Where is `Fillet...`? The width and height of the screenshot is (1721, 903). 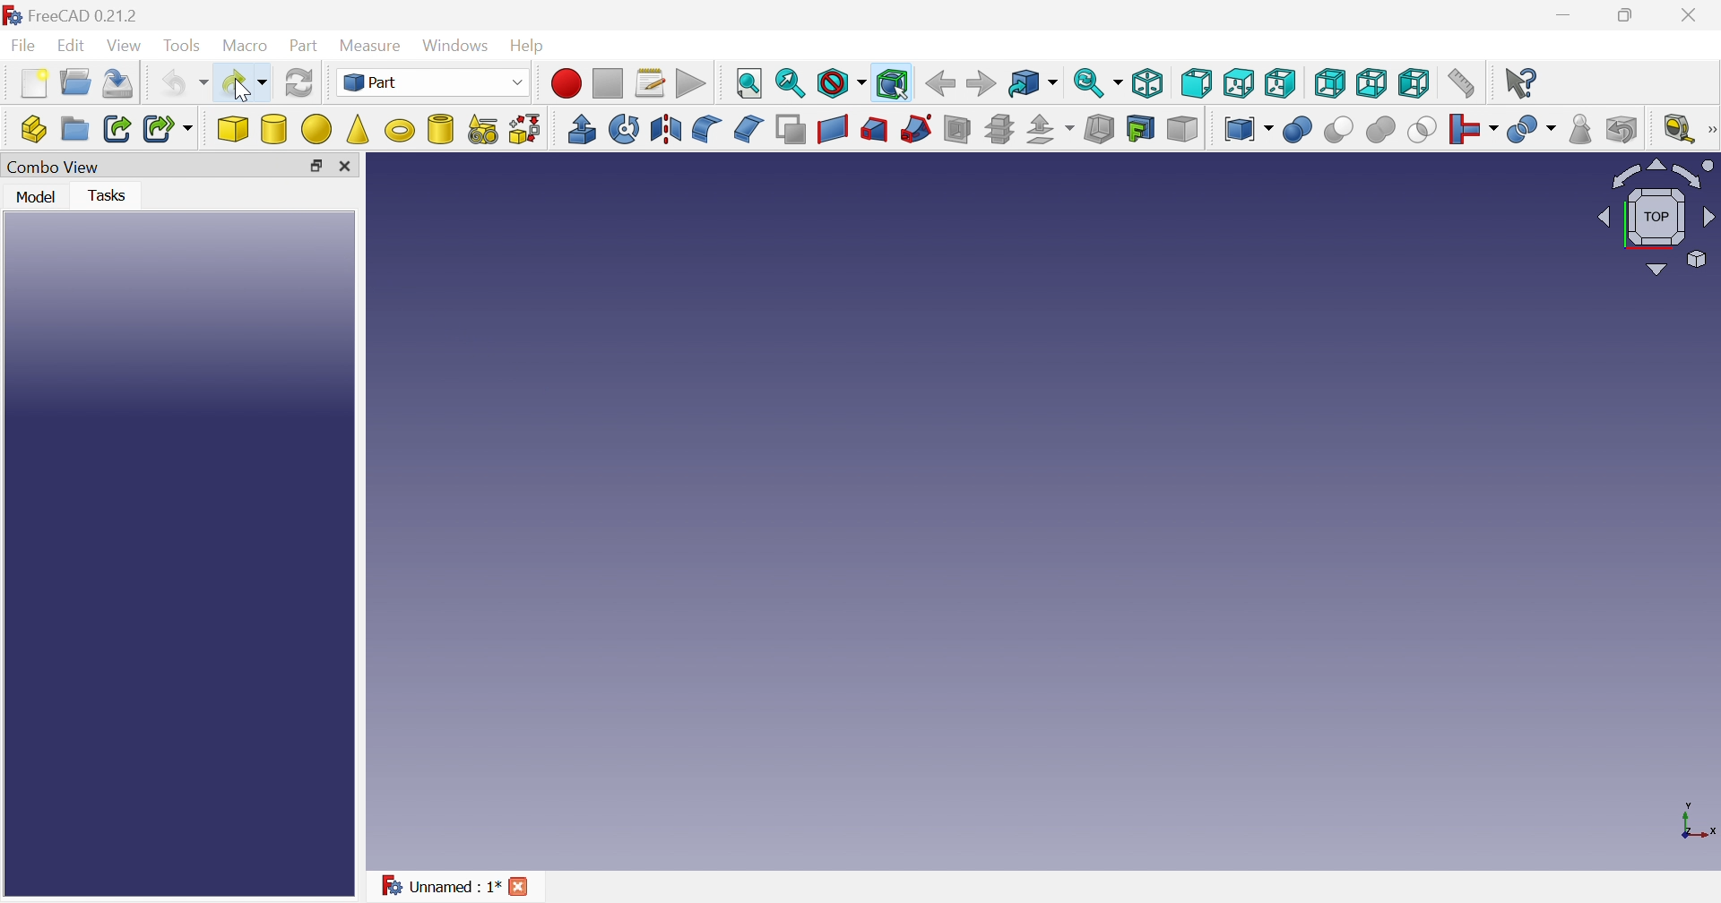 Fillet... is located at coordinates (705, 130).